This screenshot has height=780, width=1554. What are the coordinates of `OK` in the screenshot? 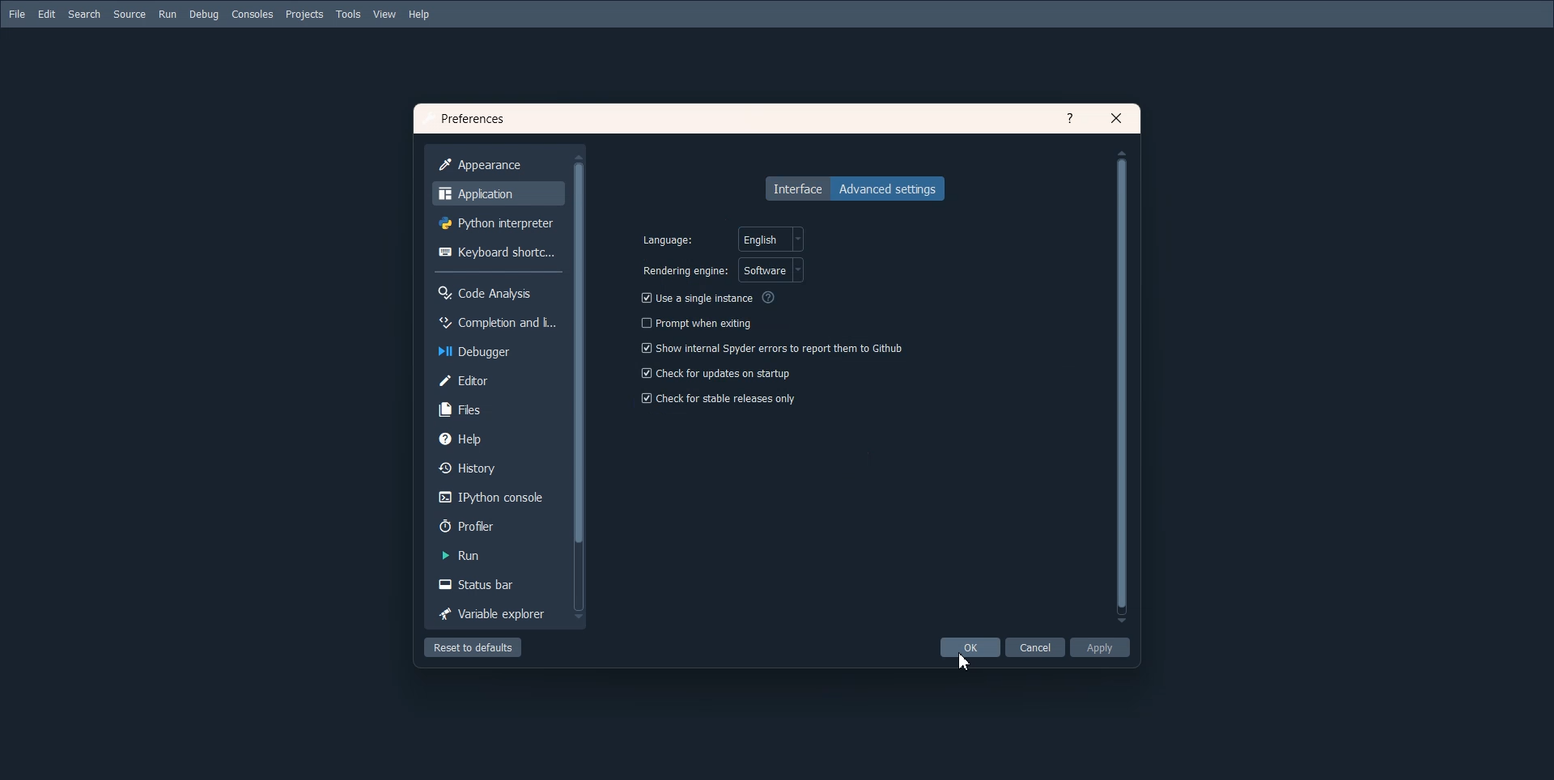 It's located at (970, 646).